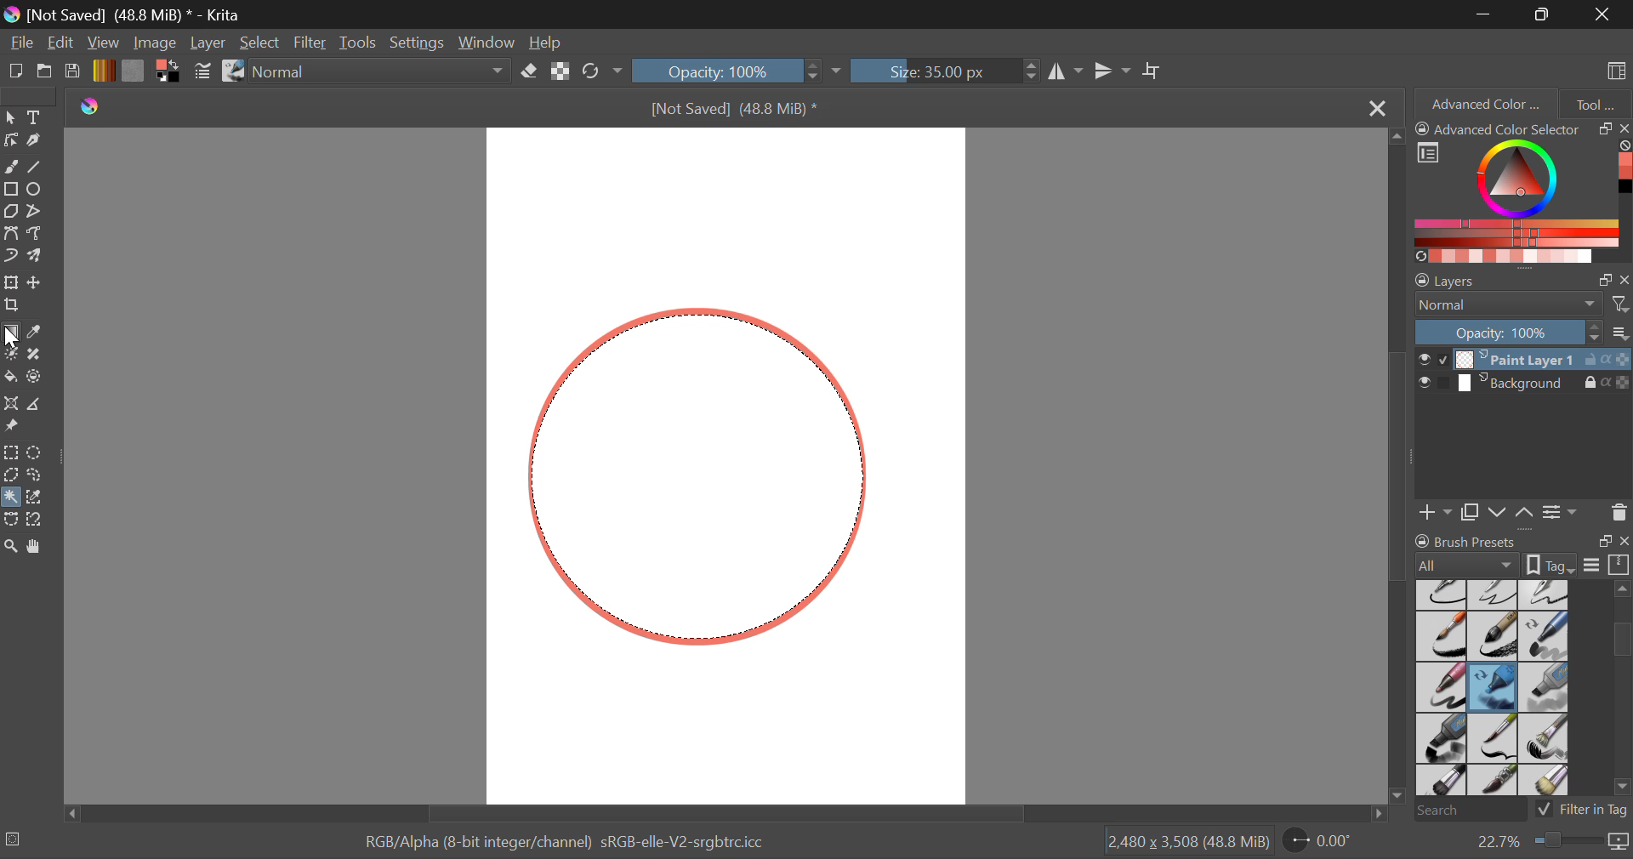 This screenshot has width=1633, height=859. I want to click on Refresh, so click(595, 72).